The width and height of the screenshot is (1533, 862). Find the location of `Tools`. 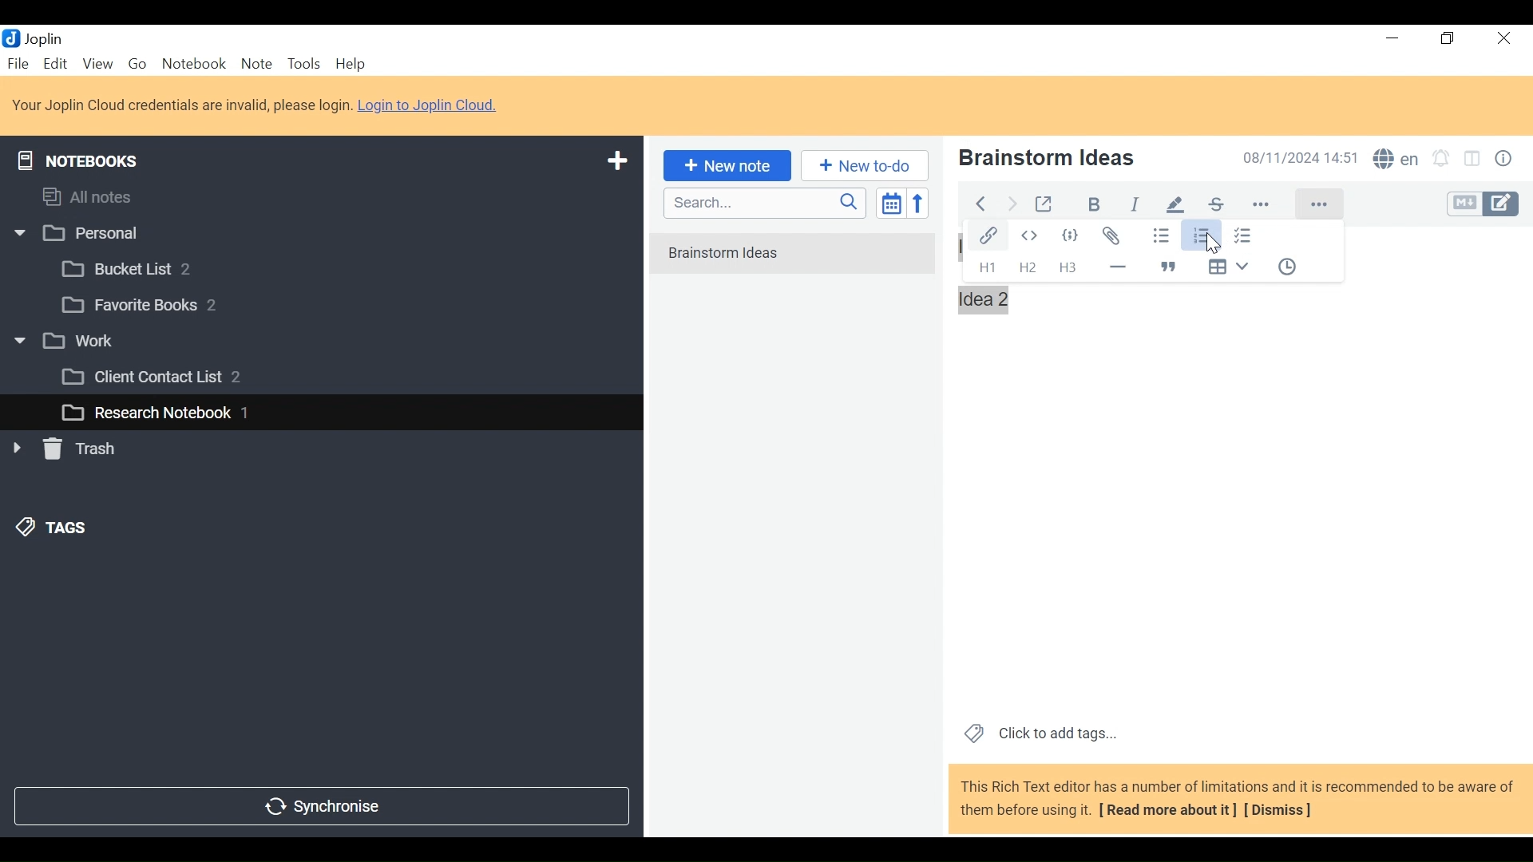

Tools is located at coordinates (303, 64).